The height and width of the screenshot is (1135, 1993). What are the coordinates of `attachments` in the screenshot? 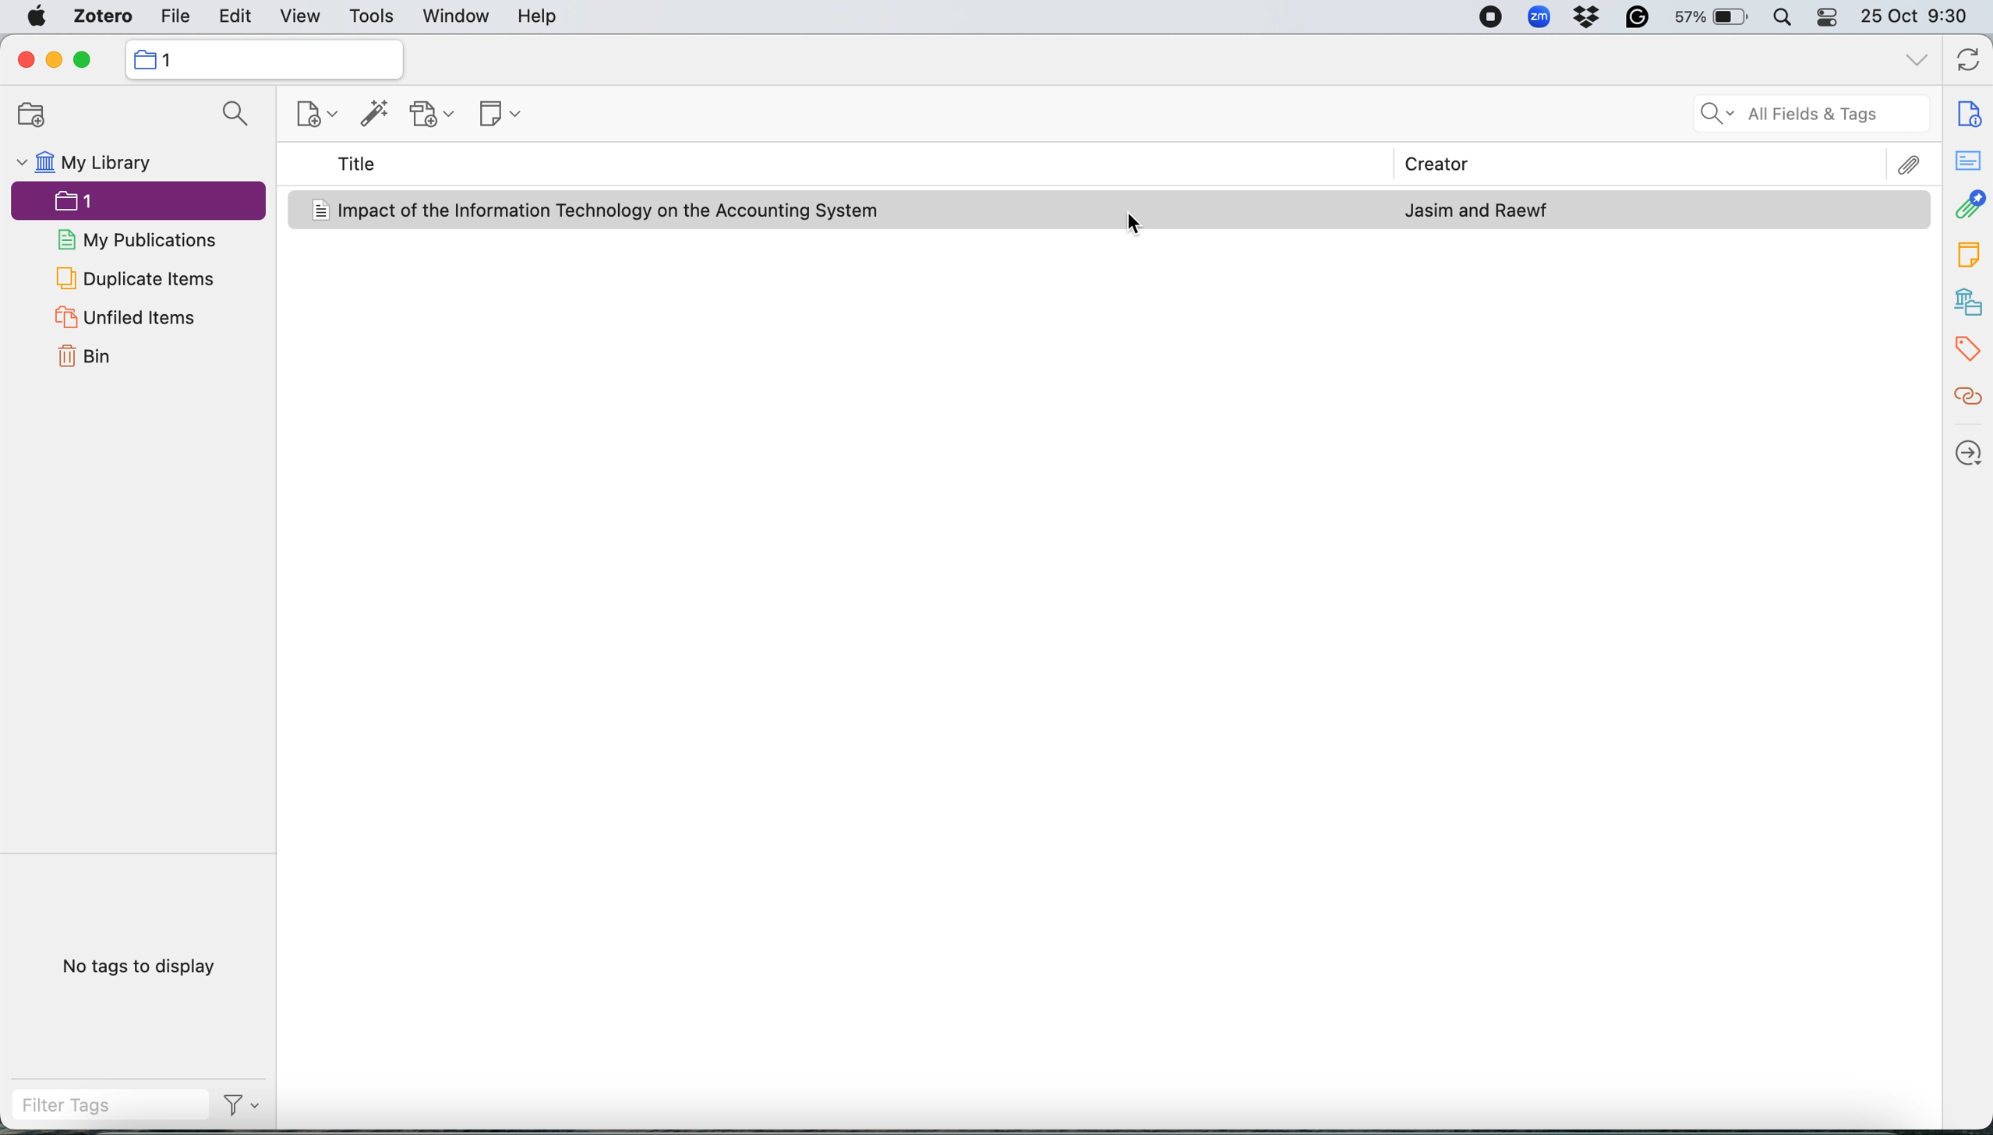 It's located at (1909, 162).